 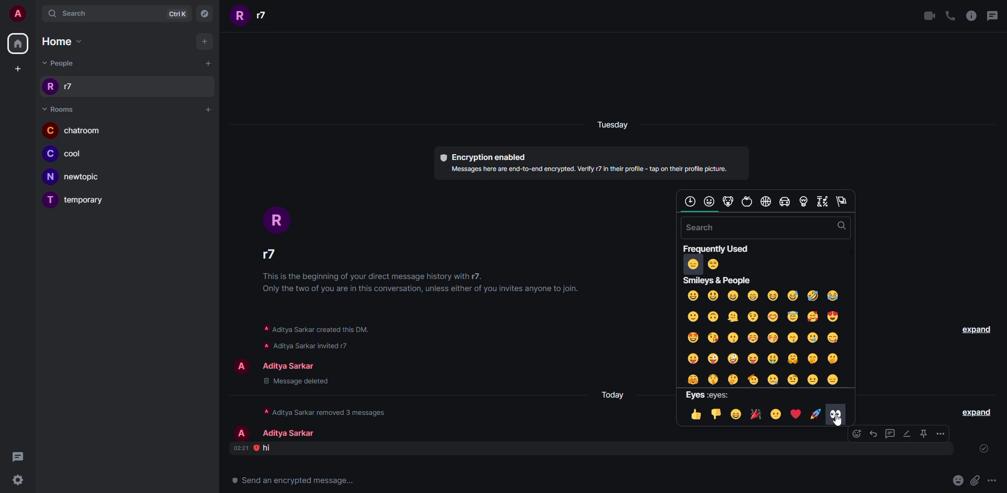 I want to click on room, so click(x=85, y=201).